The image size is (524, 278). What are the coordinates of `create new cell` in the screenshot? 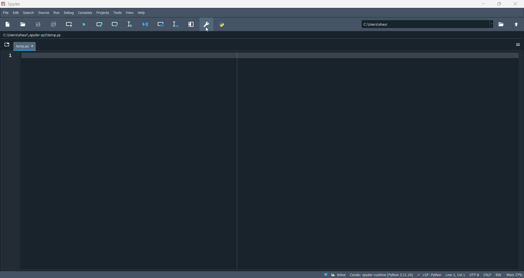 It's located at (69, 25).